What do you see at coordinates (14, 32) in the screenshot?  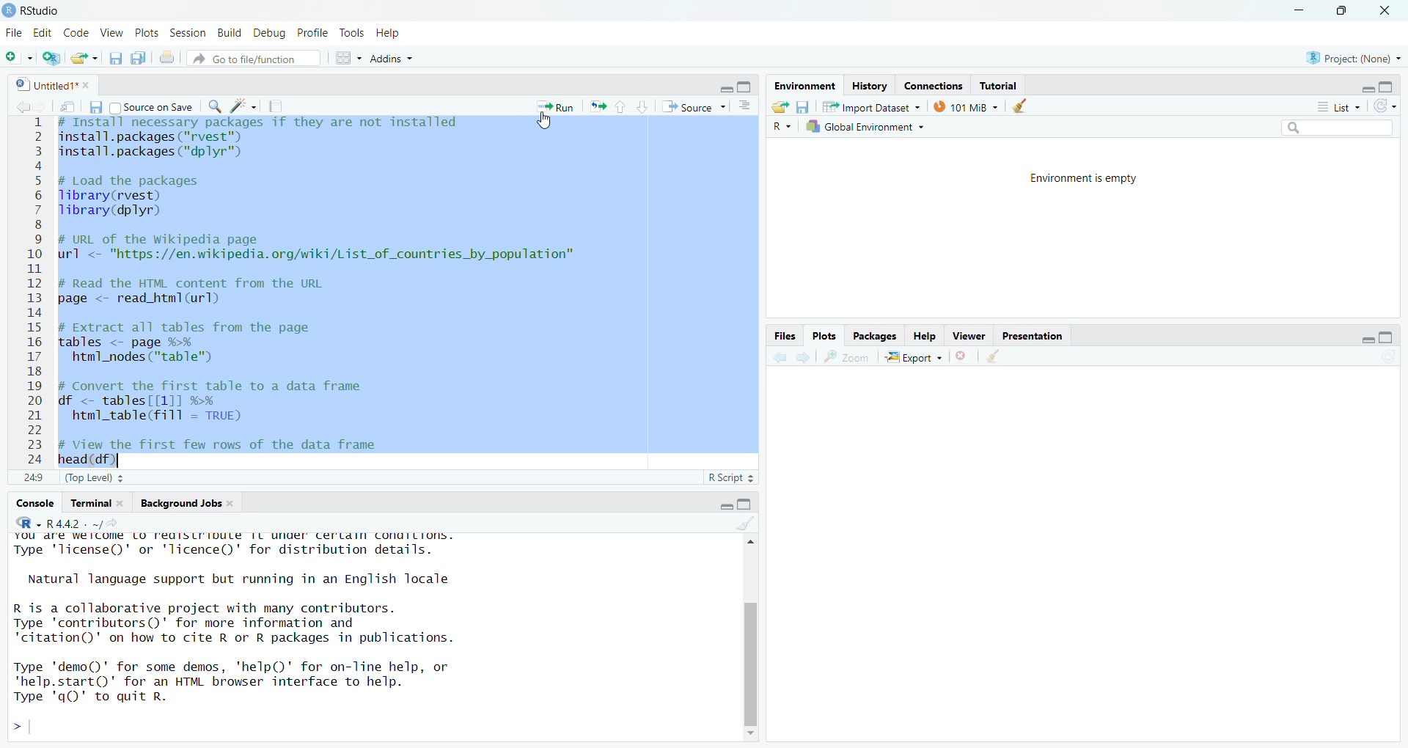 I see `File` at bounding box center [14, 32].